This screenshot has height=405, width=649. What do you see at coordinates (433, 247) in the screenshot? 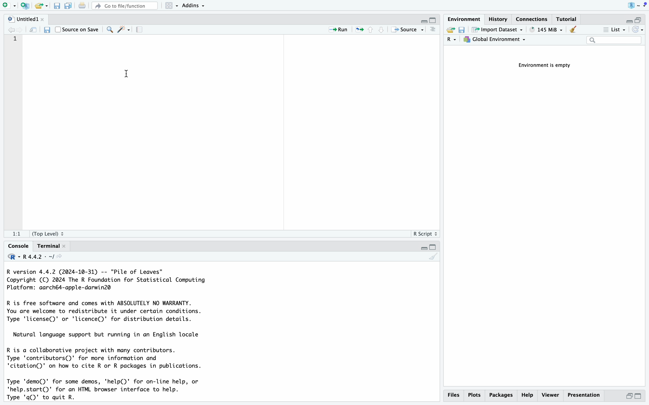
I see `maximize` at bounding box center [433, 247].